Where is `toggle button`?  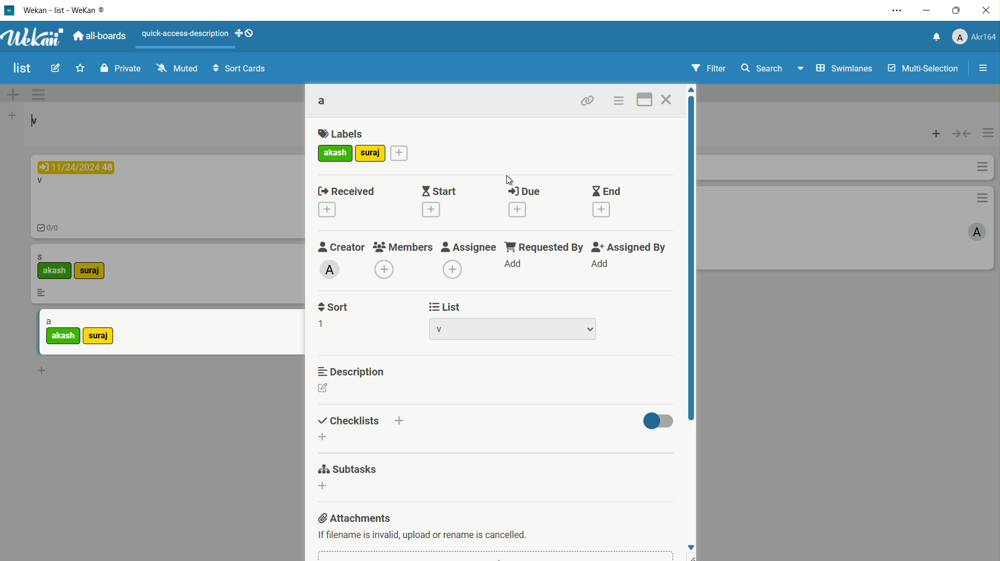 toggle button is located at coordinates (659, 420).